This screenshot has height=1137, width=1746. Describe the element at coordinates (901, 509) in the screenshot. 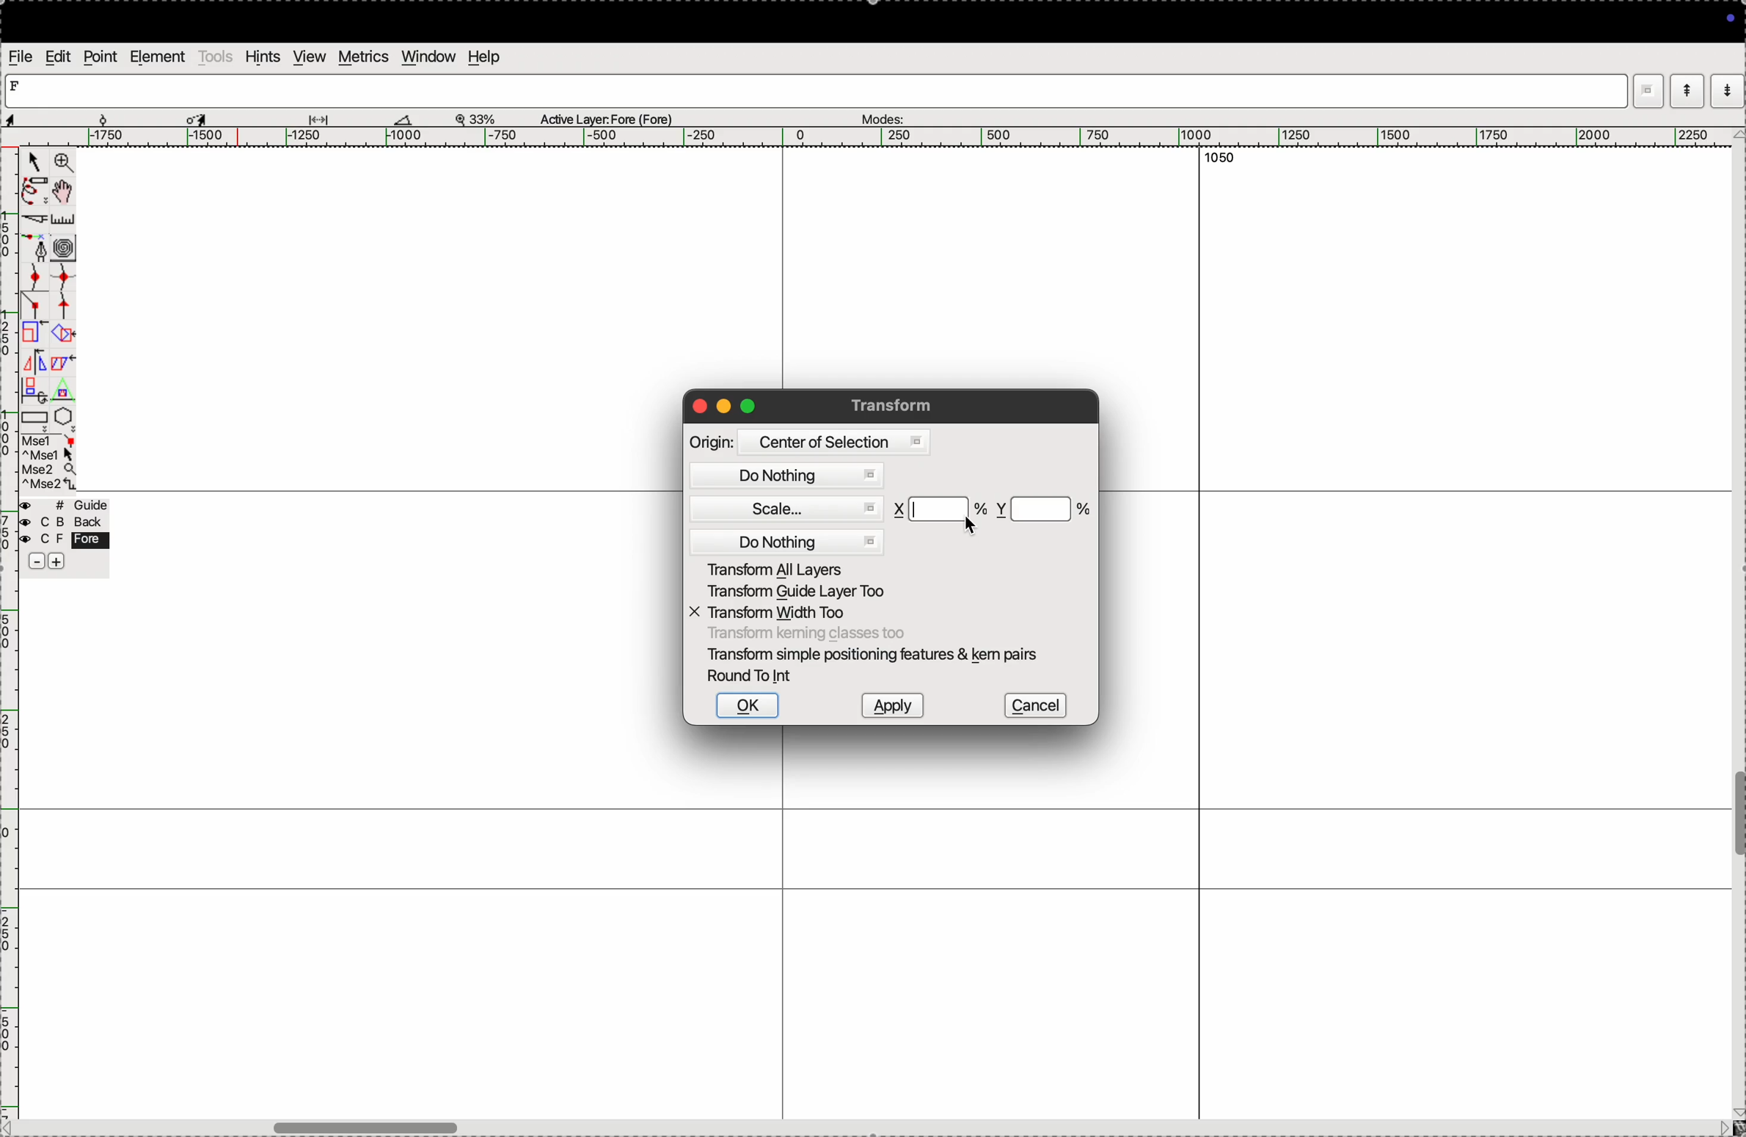

I see `x co-ordinate` at that location.